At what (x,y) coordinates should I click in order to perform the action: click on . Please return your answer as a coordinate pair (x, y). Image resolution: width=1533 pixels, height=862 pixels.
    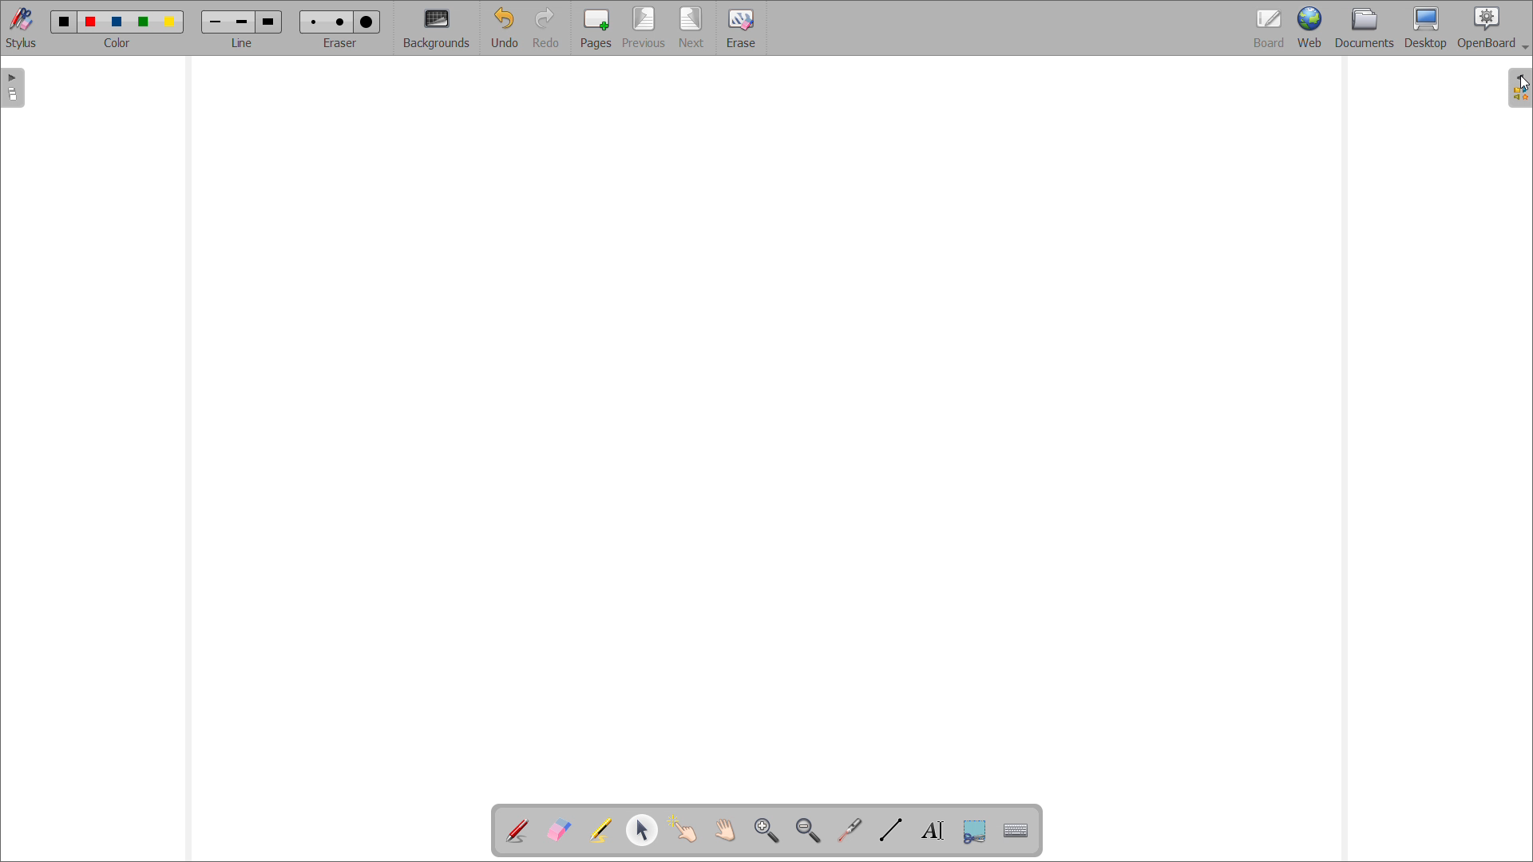
    Looking at the image, I should click on (974, 832).